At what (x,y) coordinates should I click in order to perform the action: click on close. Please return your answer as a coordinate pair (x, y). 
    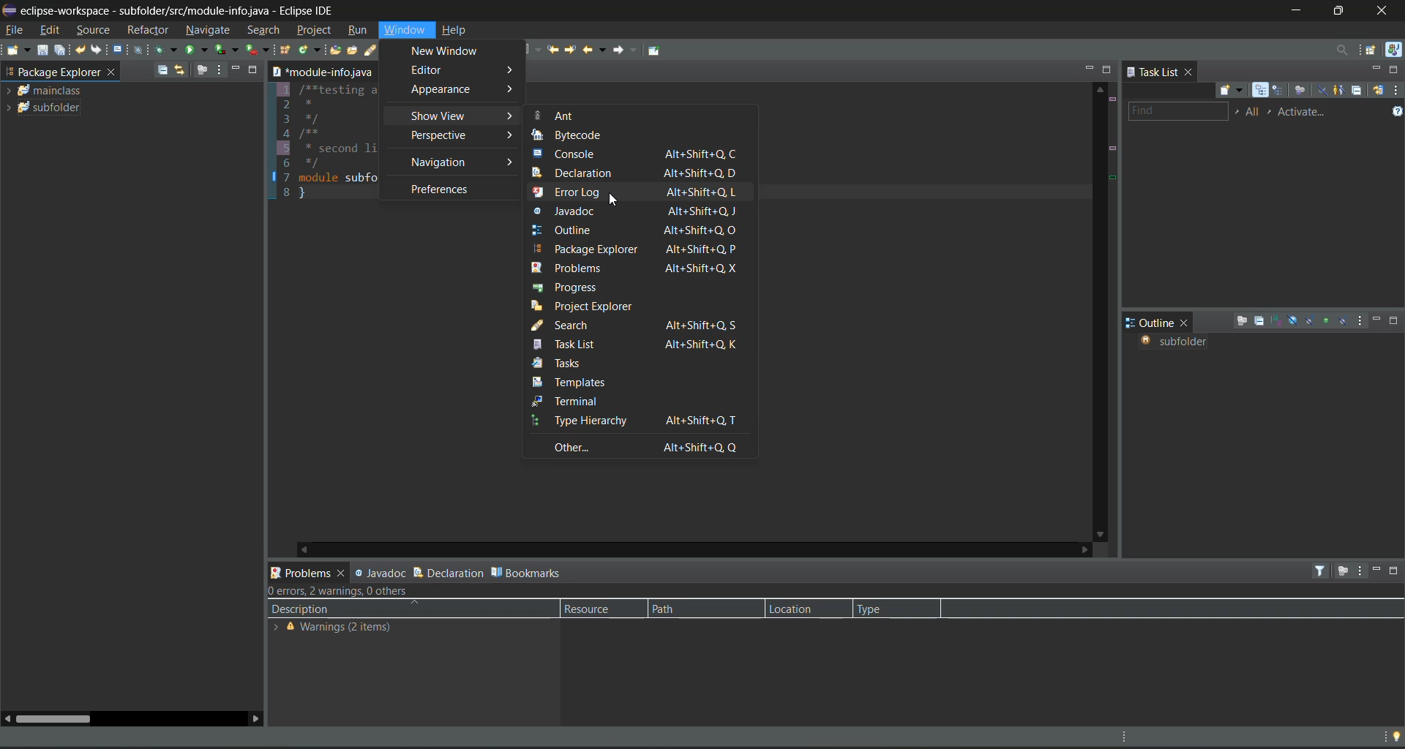
    Looking at the image, I should click on (1186, 324).